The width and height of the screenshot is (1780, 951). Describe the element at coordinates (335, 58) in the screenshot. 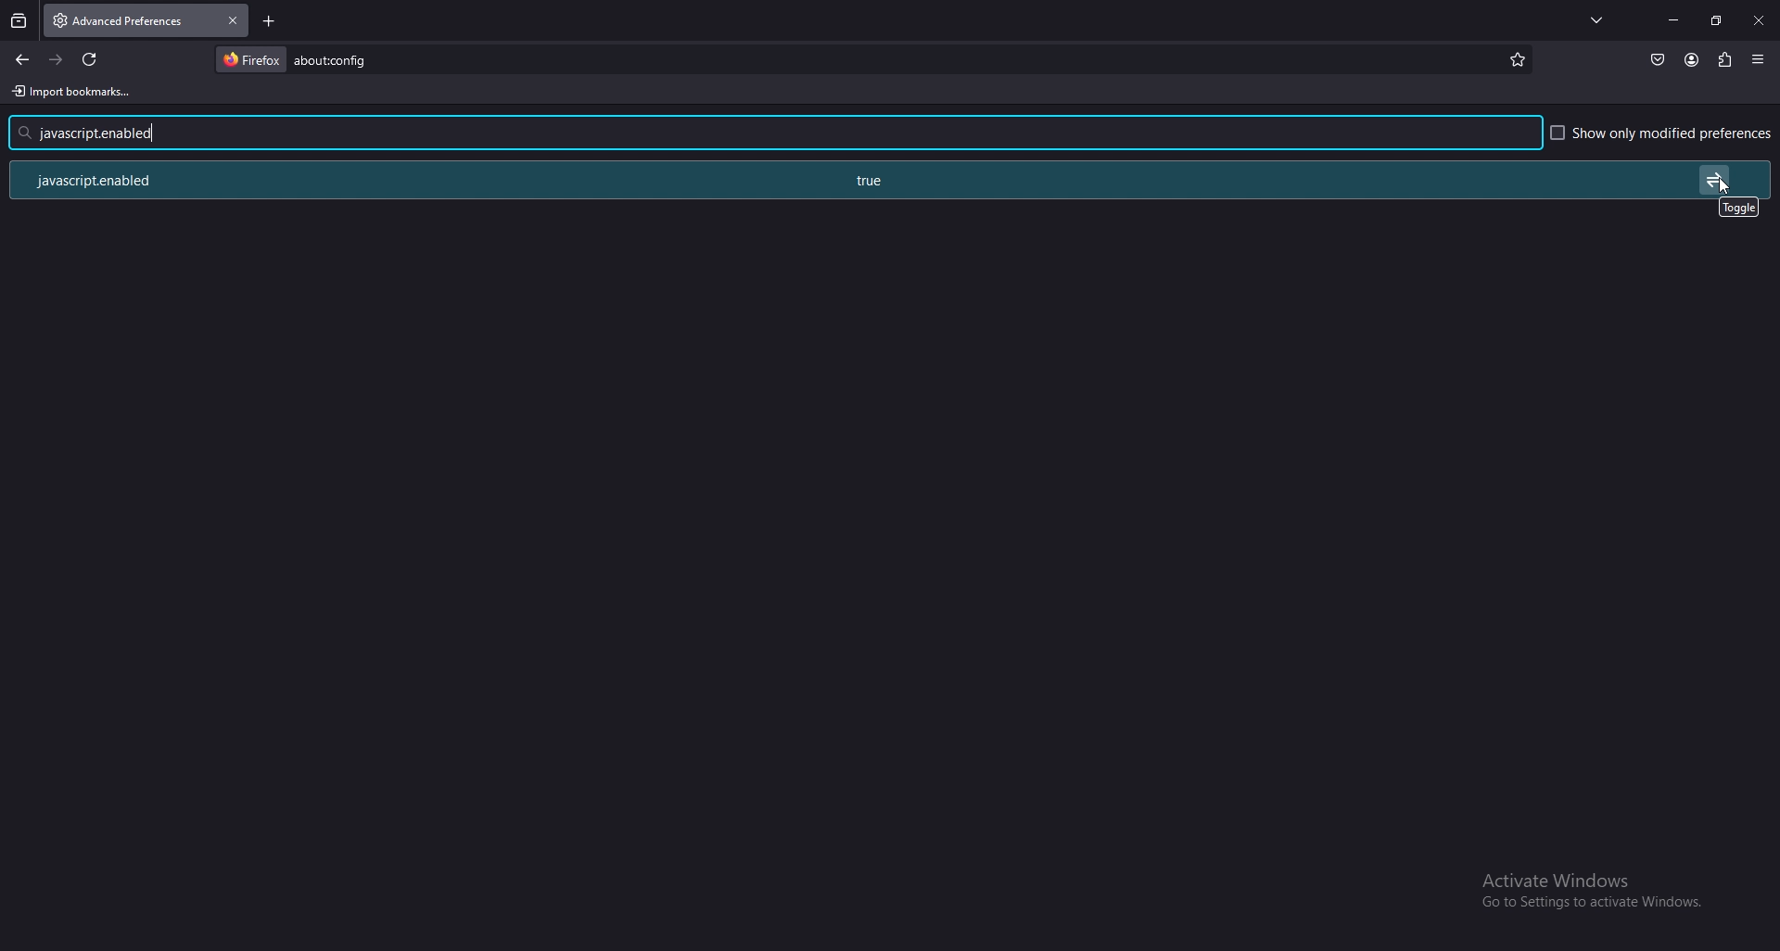

I see `search item` at that location.